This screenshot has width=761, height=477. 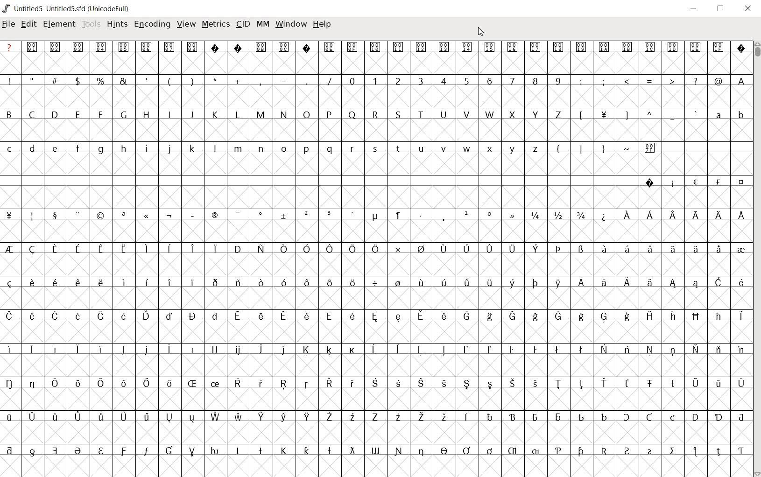 What do you see at coordinates (146, 452) in the screenshot?
I see `Symbol` at bounding box center [146, 452].